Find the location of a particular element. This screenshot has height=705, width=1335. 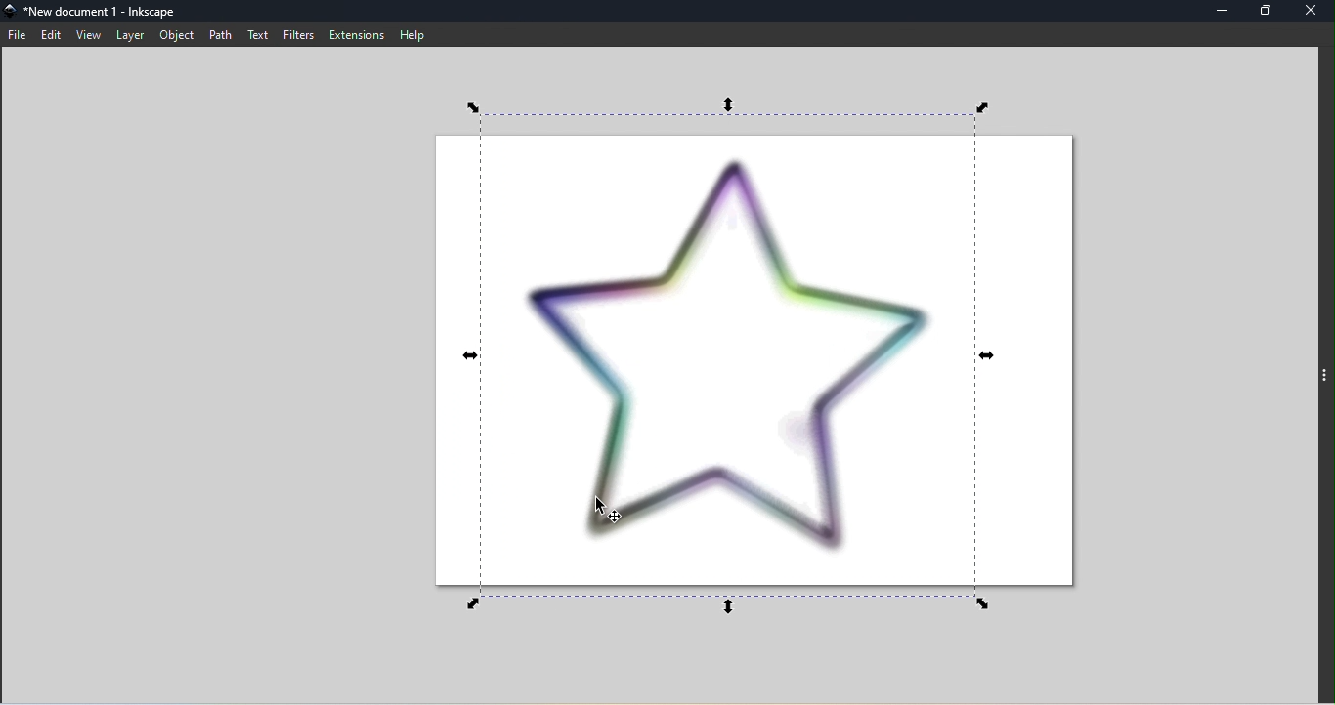

Filters is located at coordinates (294, 34).